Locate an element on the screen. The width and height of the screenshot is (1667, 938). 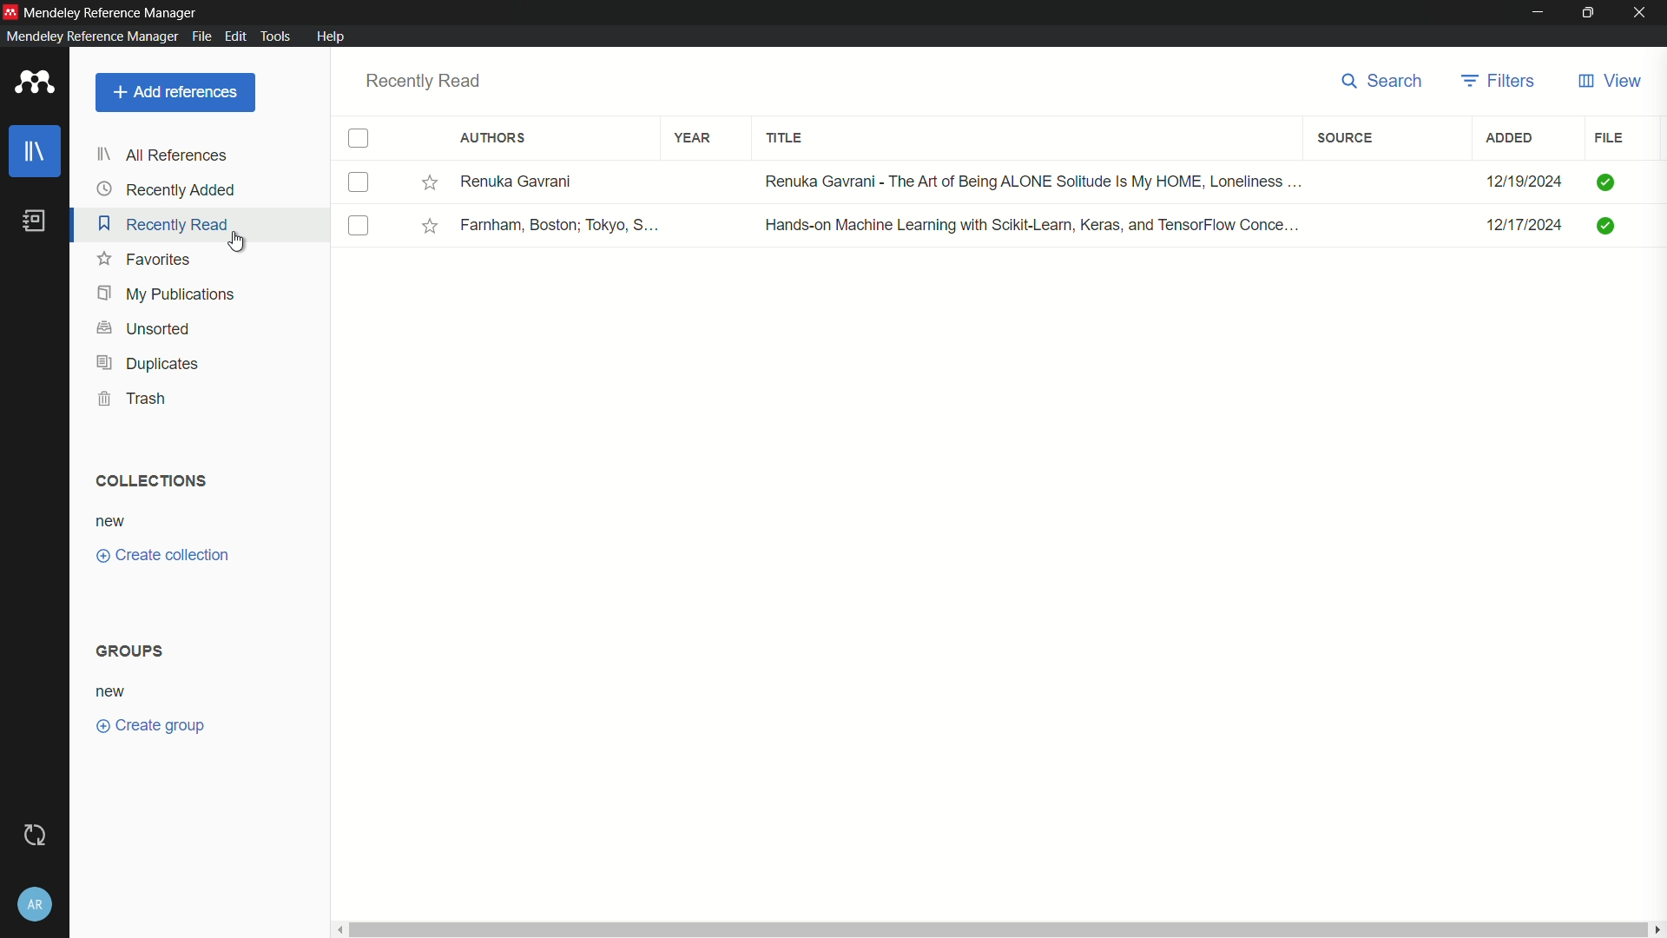
tools menu is located at coordinates (276, 36).